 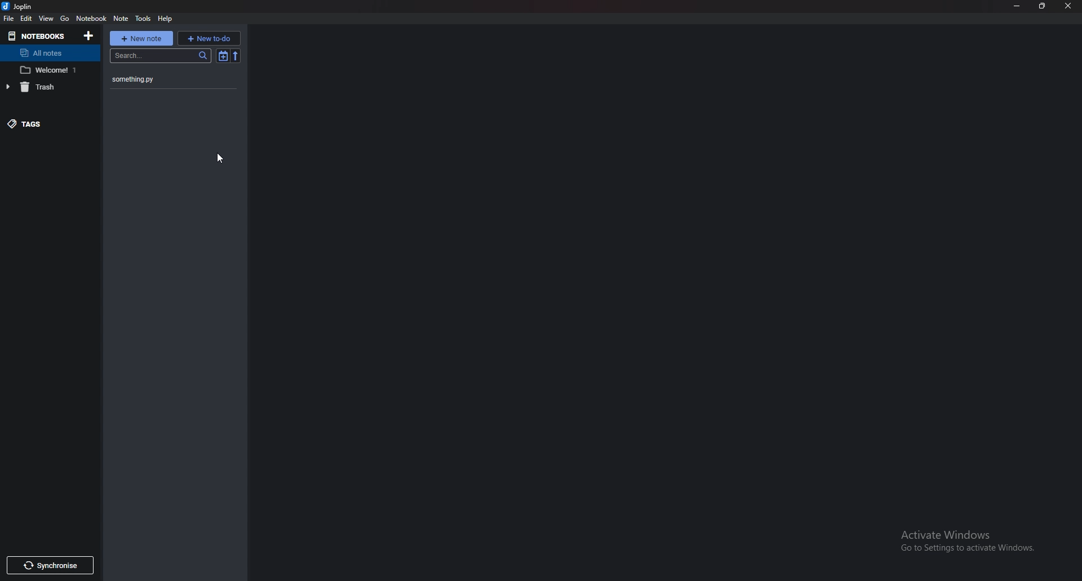 What do you see at coordinates (33, 36) in the screenshot?
I see `Notebooks` at bounding box center [33, 36].